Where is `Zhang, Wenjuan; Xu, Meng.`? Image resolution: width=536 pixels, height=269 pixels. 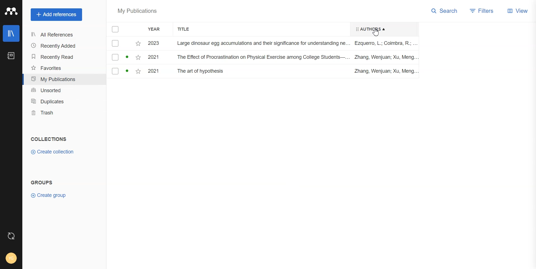 Zhang, Wenjuan; Xu, Meng. is located at coordinates (385, 57).